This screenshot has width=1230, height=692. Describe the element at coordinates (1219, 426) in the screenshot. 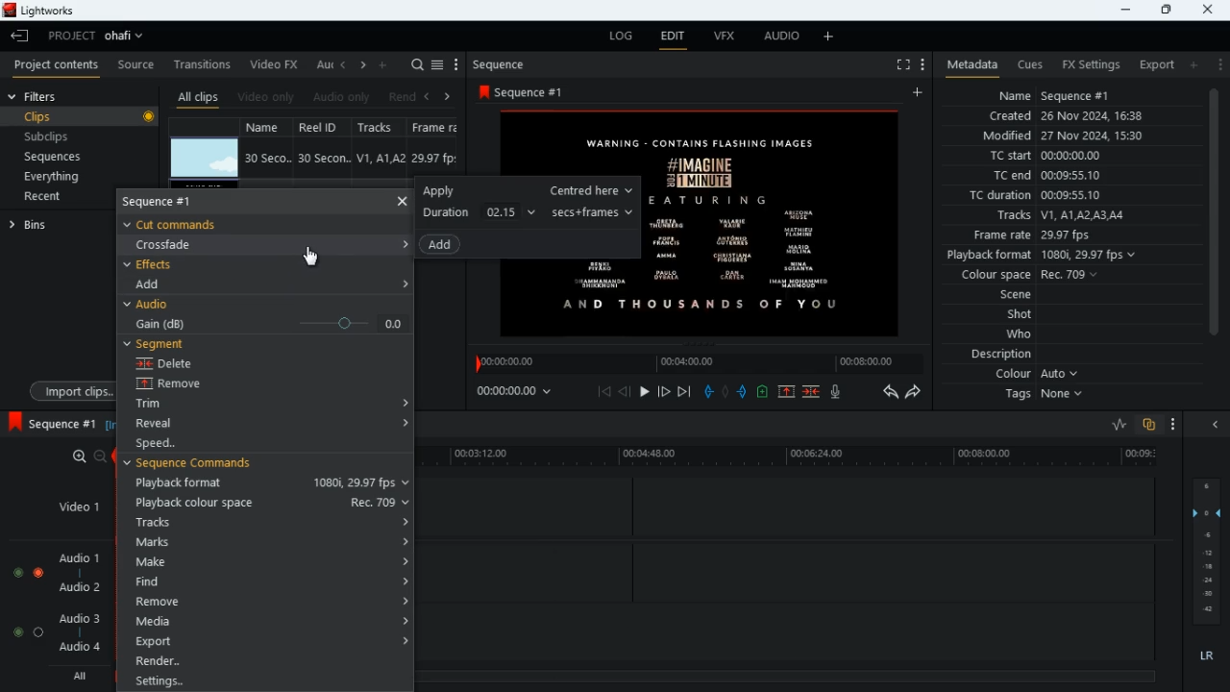

I see `close` at that location.